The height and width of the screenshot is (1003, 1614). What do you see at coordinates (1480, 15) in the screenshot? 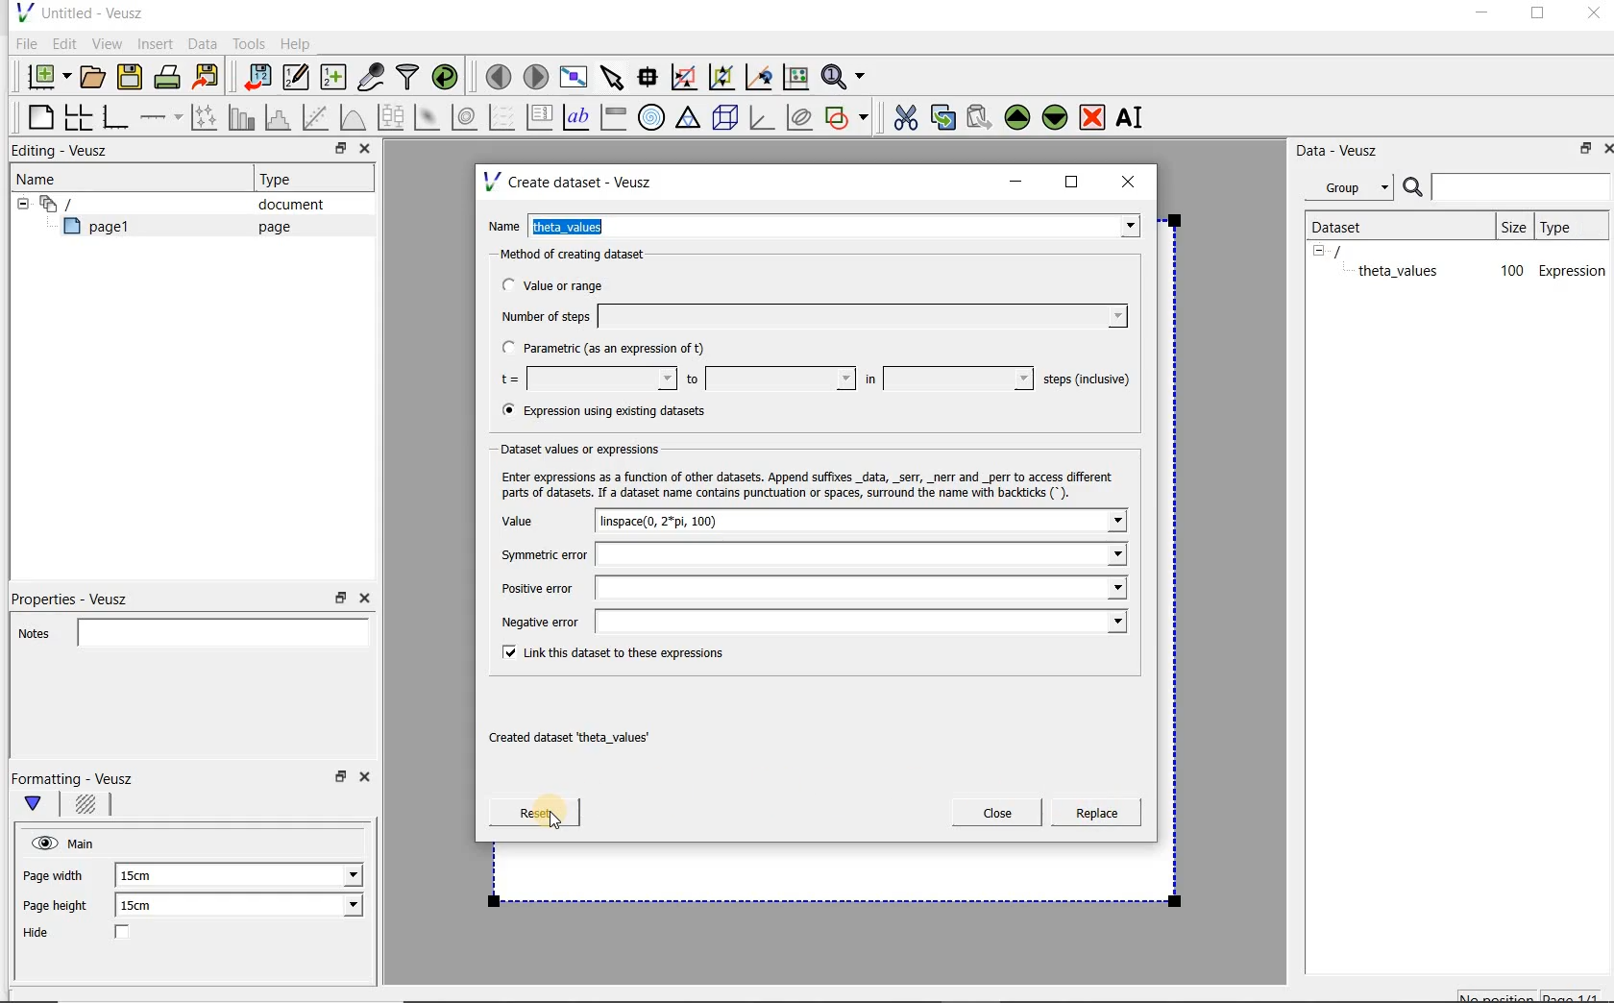
I see `minimize` at bounding box center [1480, 15].